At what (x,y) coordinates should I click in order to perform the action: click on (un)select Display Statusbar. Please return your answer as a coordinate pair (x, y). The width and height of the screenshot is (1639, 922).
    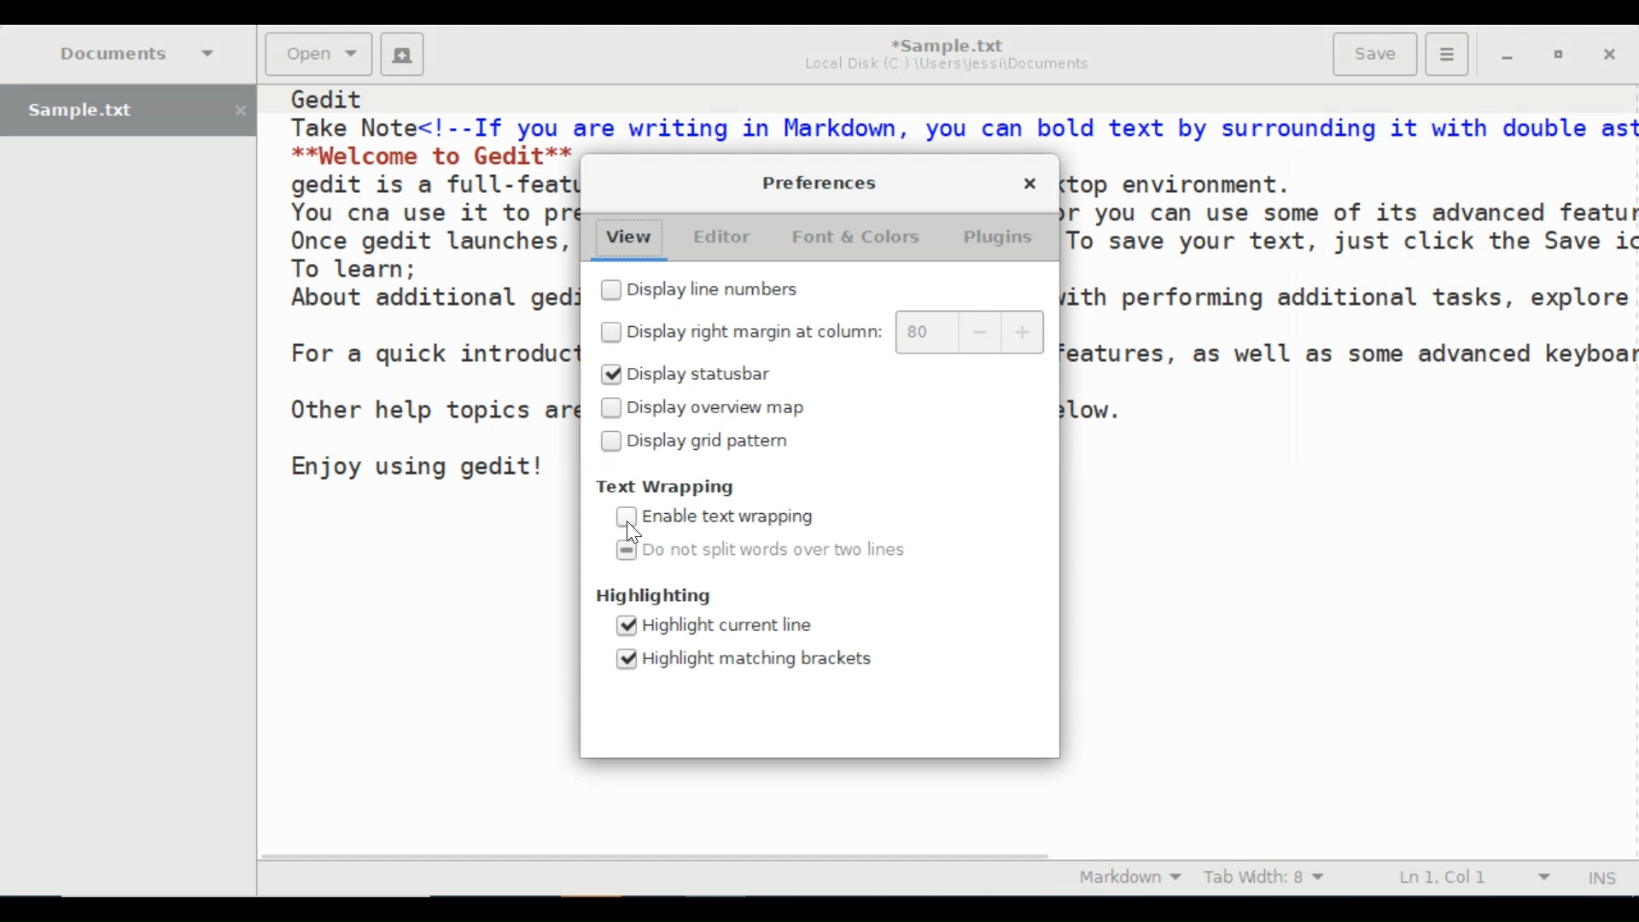
    Looking at the image, I should click on (693, 374).